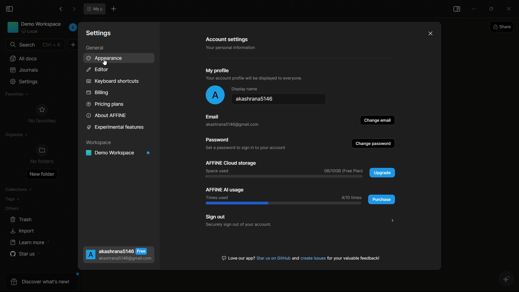 The height and width of the screenshot is (292, 519). Describe the element at coordinates (19, 190) in the screenshot. I see `collections` at that location.